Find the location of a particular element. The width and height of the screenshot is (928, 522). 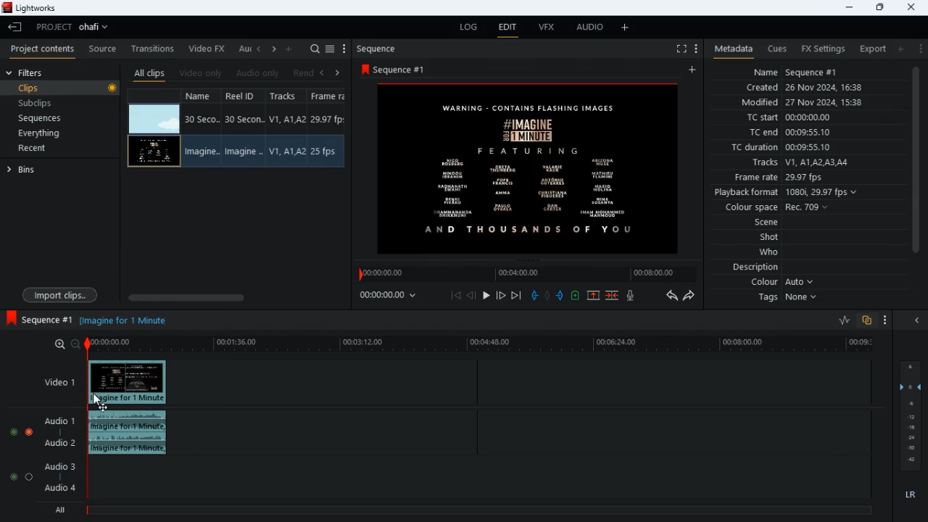

colour is located at coordinates (776, 282).